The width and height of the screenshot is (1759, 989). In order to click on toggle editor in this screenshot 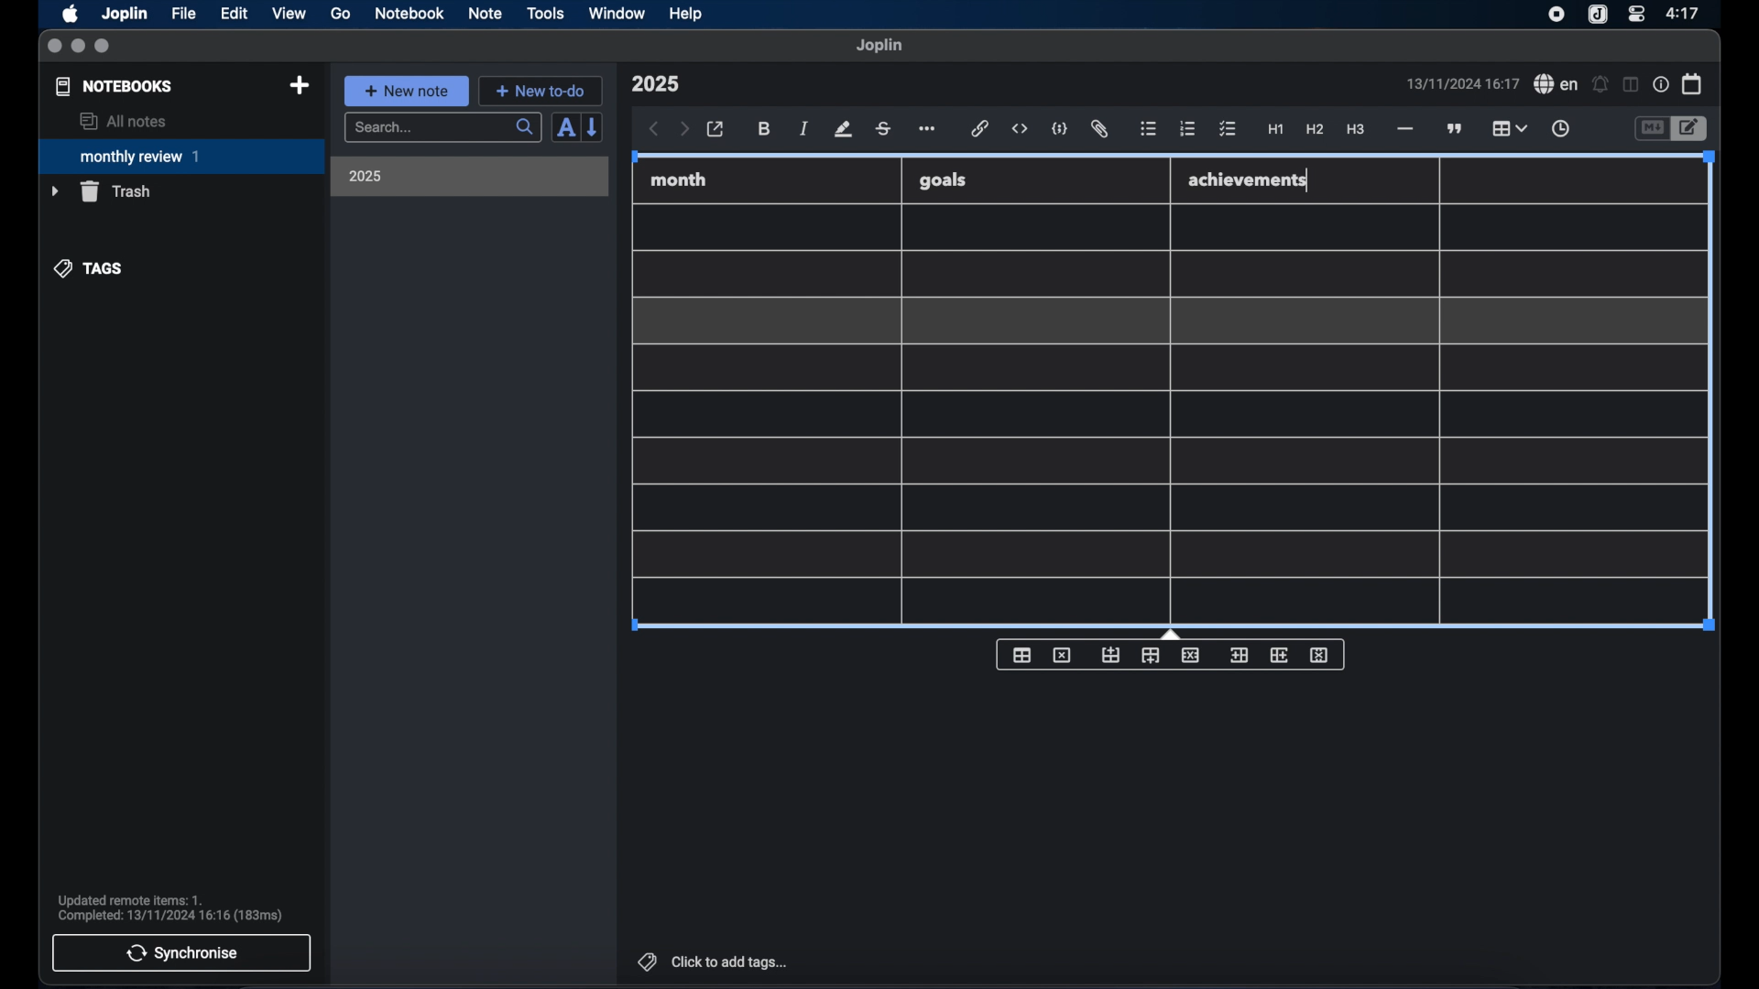, I will do `click(1692, 129)`.